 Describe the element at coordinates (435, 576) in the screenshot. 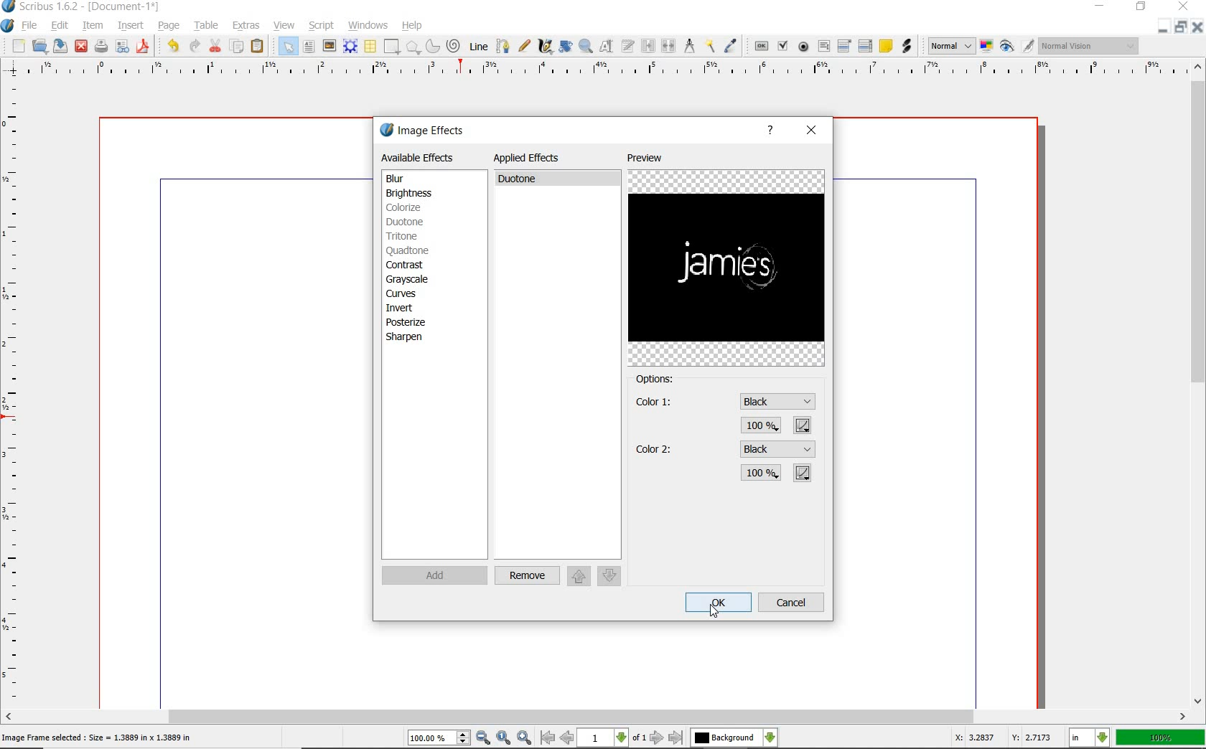

I see `add` at that location.